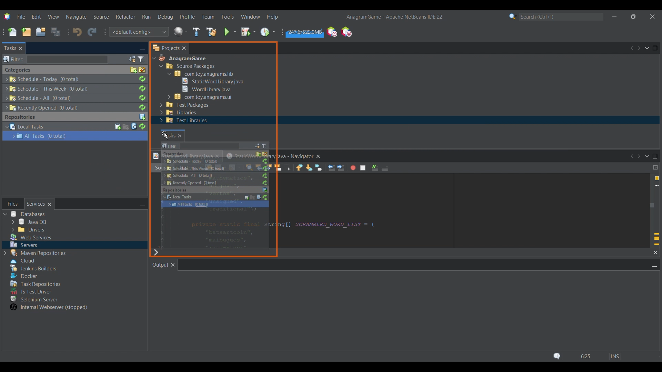 The image size is (662, 372). I want to click on File menu, so click(21, 17).